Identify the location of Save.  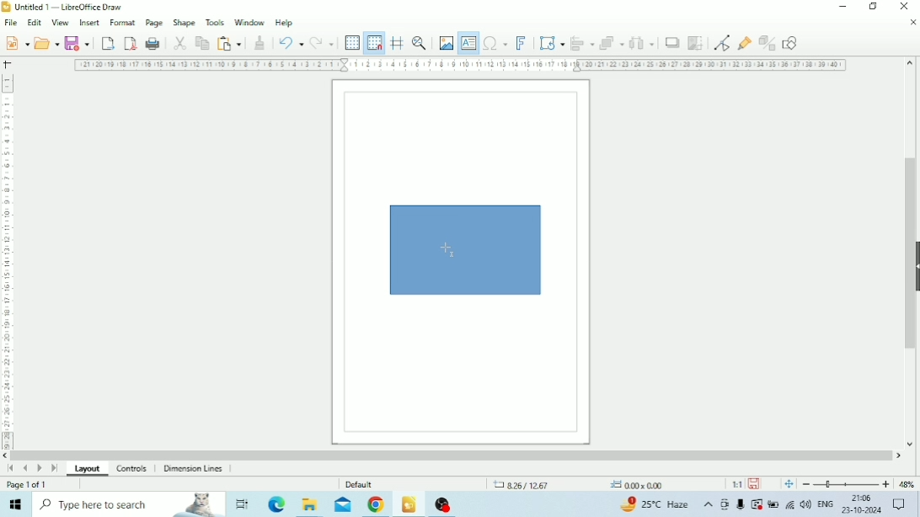
(78, 44).